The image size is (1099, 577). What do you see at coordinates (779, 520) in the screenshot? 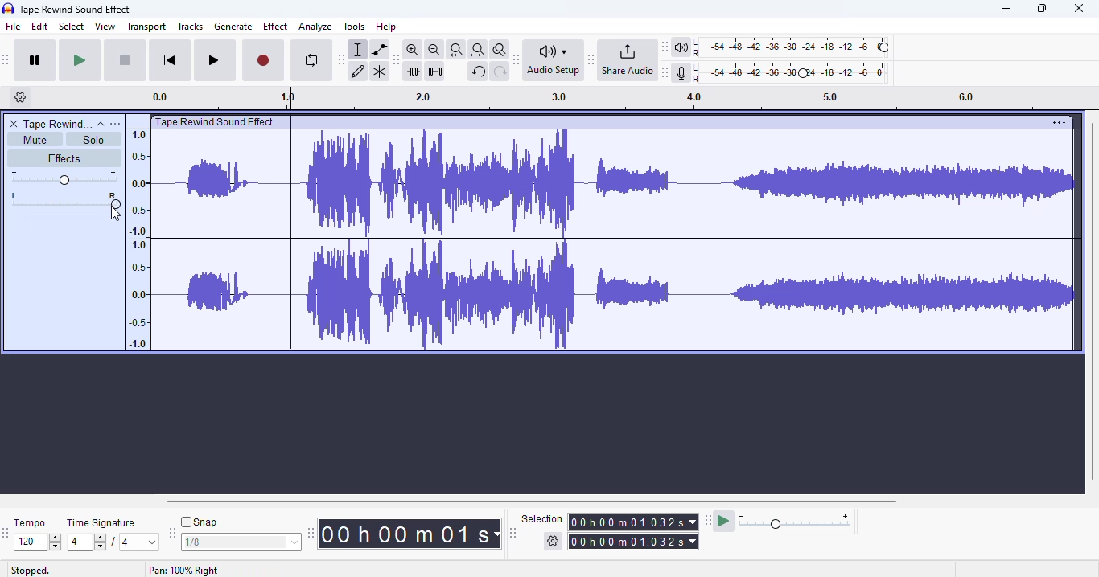
I see `audacity play-at-speed toolbar` at bounding box center [779, 520].